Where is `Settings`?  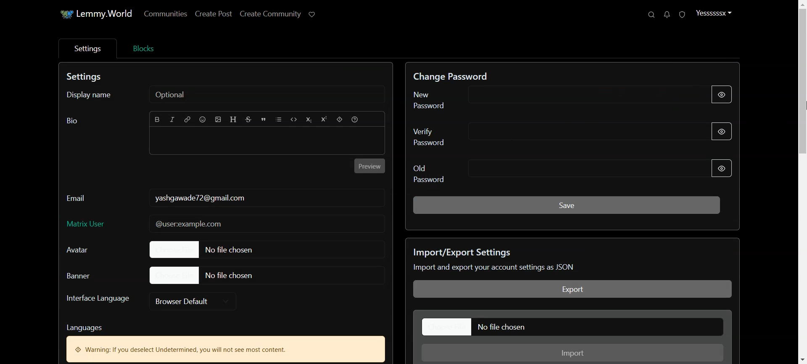 Settings is located at coordinates (87, 49).